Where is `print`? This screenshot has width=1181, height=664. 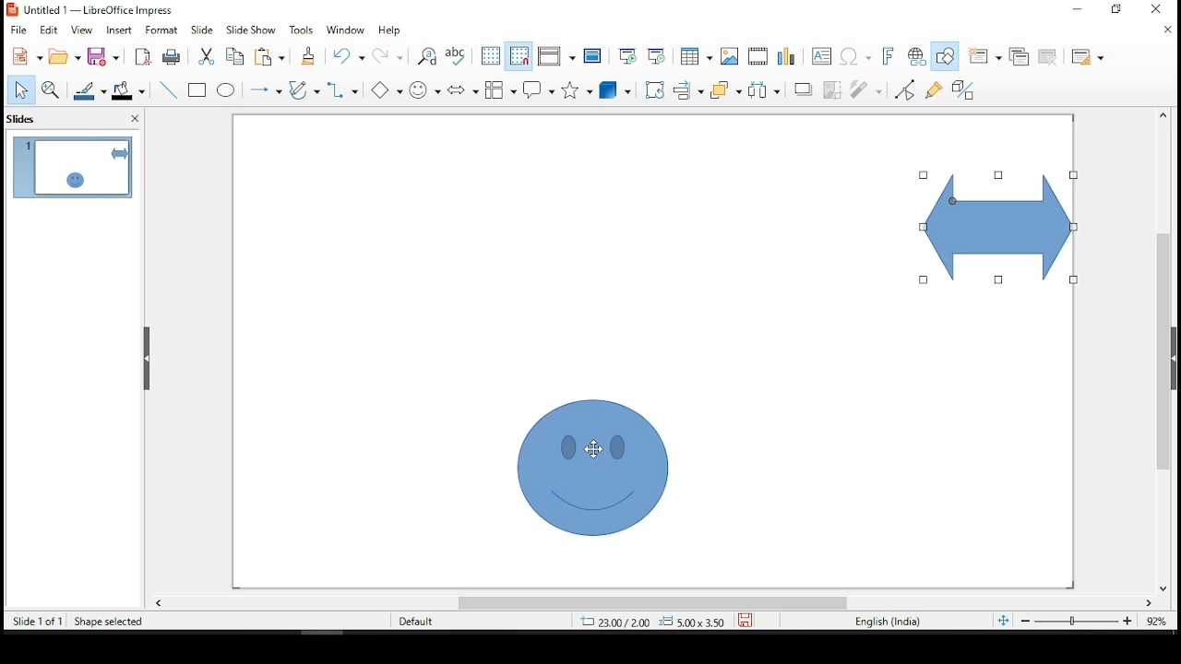
print is located at coordinates (170, 58).